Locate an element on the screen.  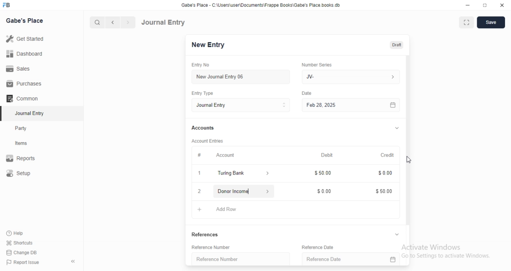
items is located at coordinates (26, 144).